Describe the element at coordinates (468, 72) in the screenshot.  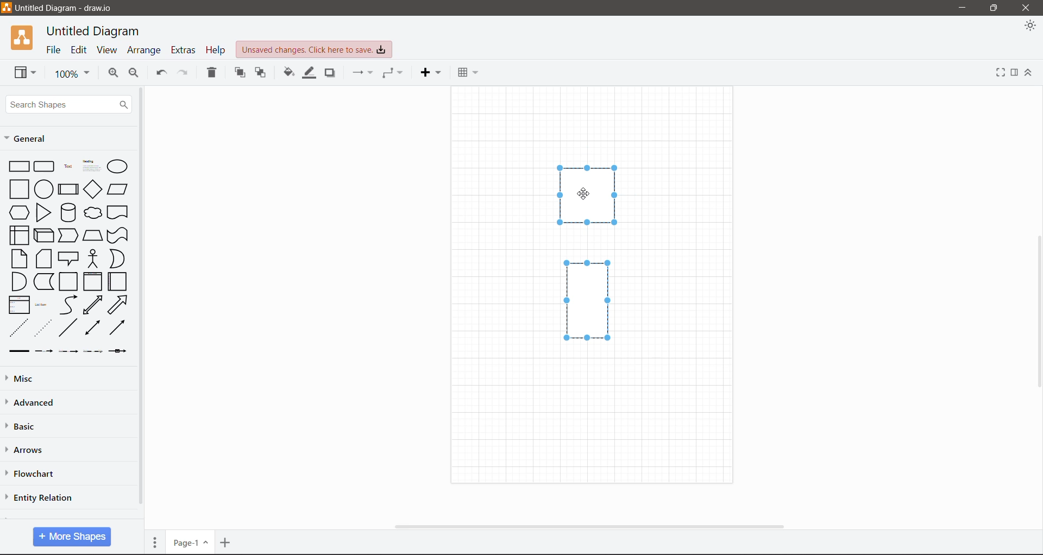
I see `Table` at that location.